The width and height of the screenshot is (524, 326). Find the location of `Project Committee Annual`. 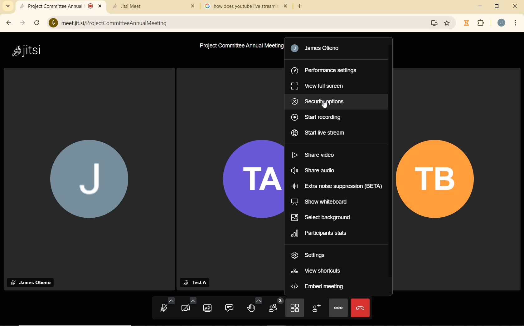

Project Committee Annual is located at coordinates (61, 6).